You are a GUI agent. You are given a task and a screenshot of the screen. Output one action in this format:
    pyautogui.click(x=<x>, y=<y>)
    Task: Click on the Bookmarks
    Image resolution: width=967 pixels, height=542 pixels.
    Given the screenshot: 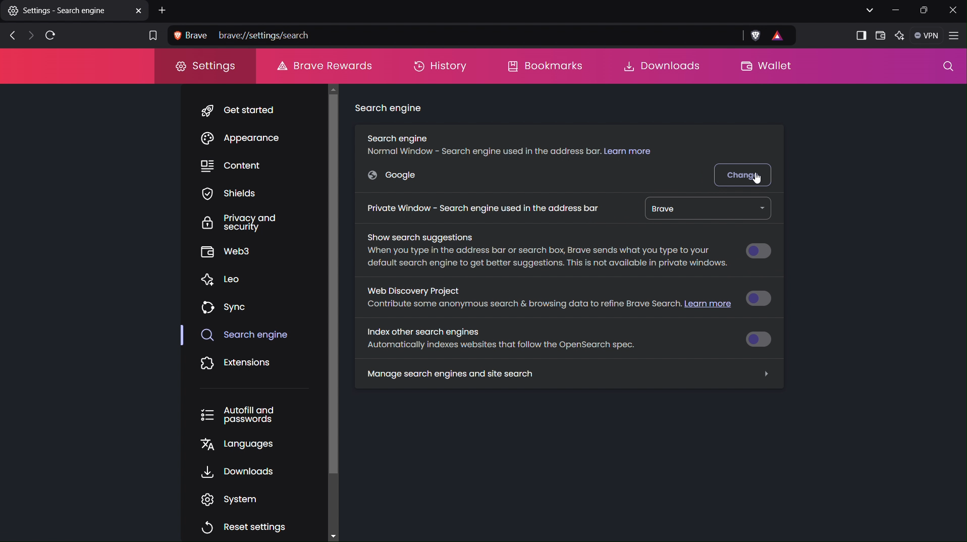 What is the action you would take?
    pyautogui.click(x=547, y=66)
    